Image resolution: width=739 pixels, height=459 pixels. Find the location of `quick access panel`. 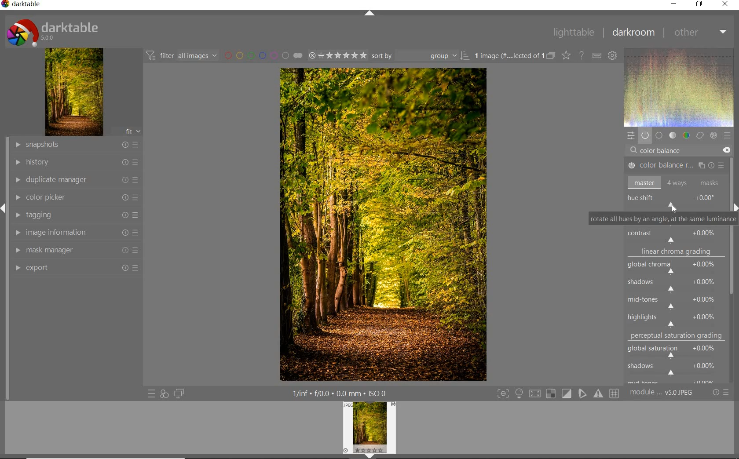

quick access panel is located at coordinates (629, 135).